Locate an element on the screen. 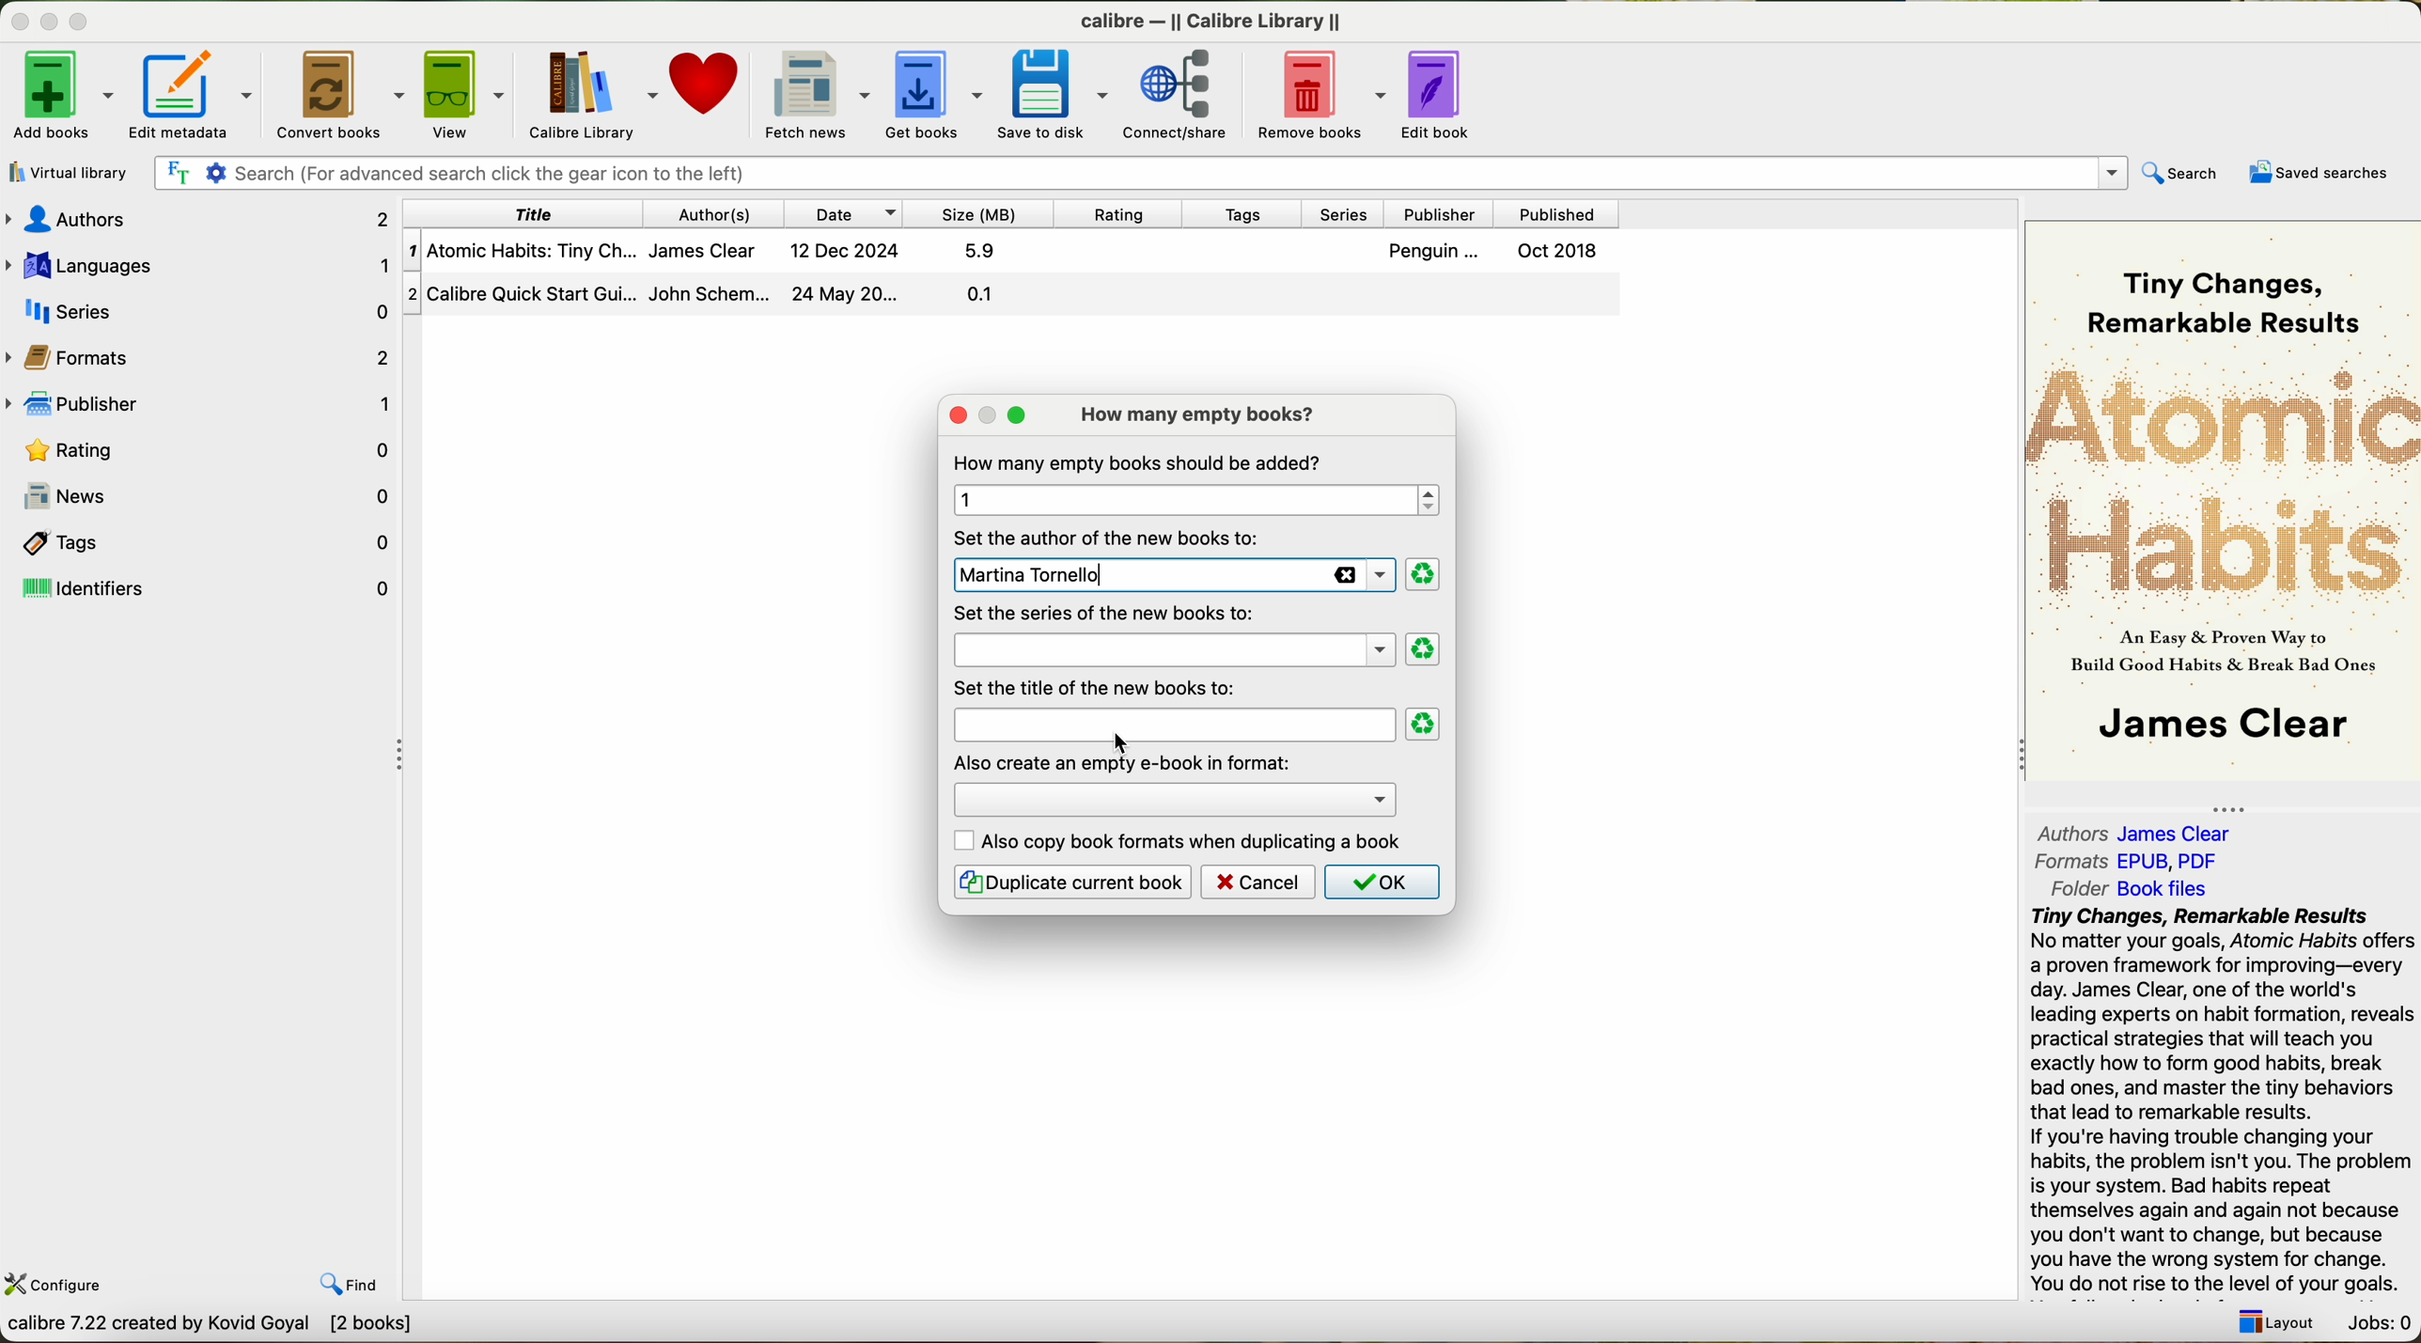 This screenshot has width=2421, height=1343. rating is located at coordinates (1127, 212).